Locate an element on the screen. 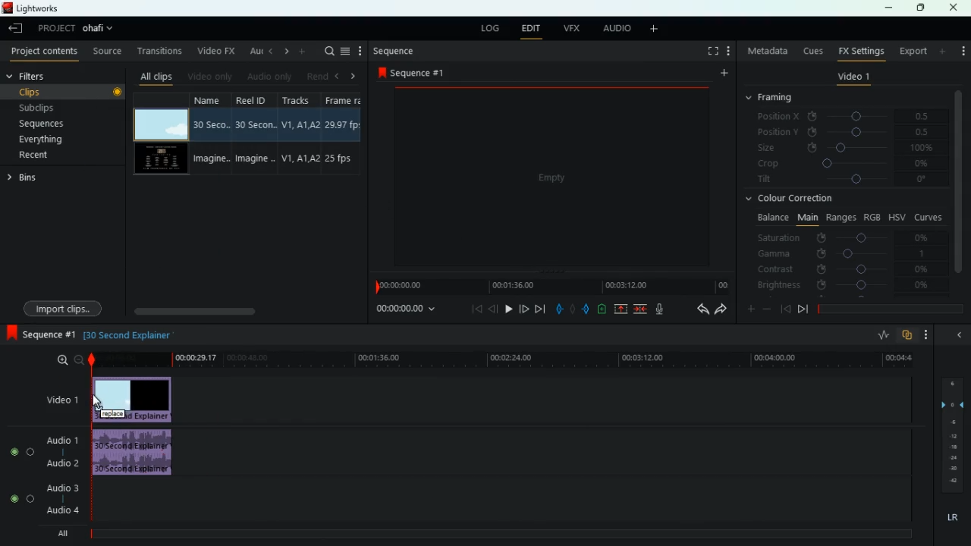 This screenshot has height=546, width=971. gamma is located at coordinates (842, 253).